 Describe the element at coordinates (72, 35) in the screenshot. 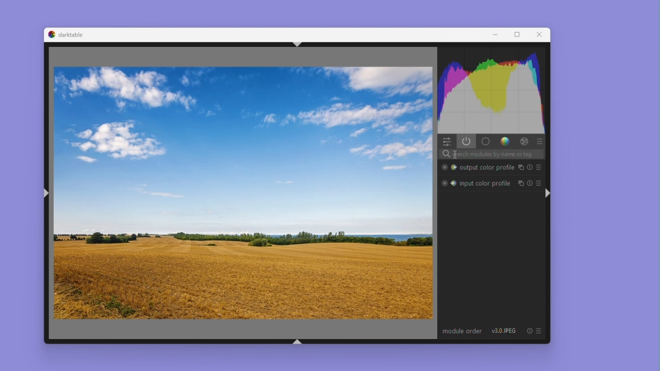

I see `darktable` at that location.